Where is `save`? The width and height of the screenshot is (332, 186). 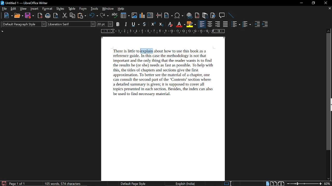
save is located at coordinates (30, 16).